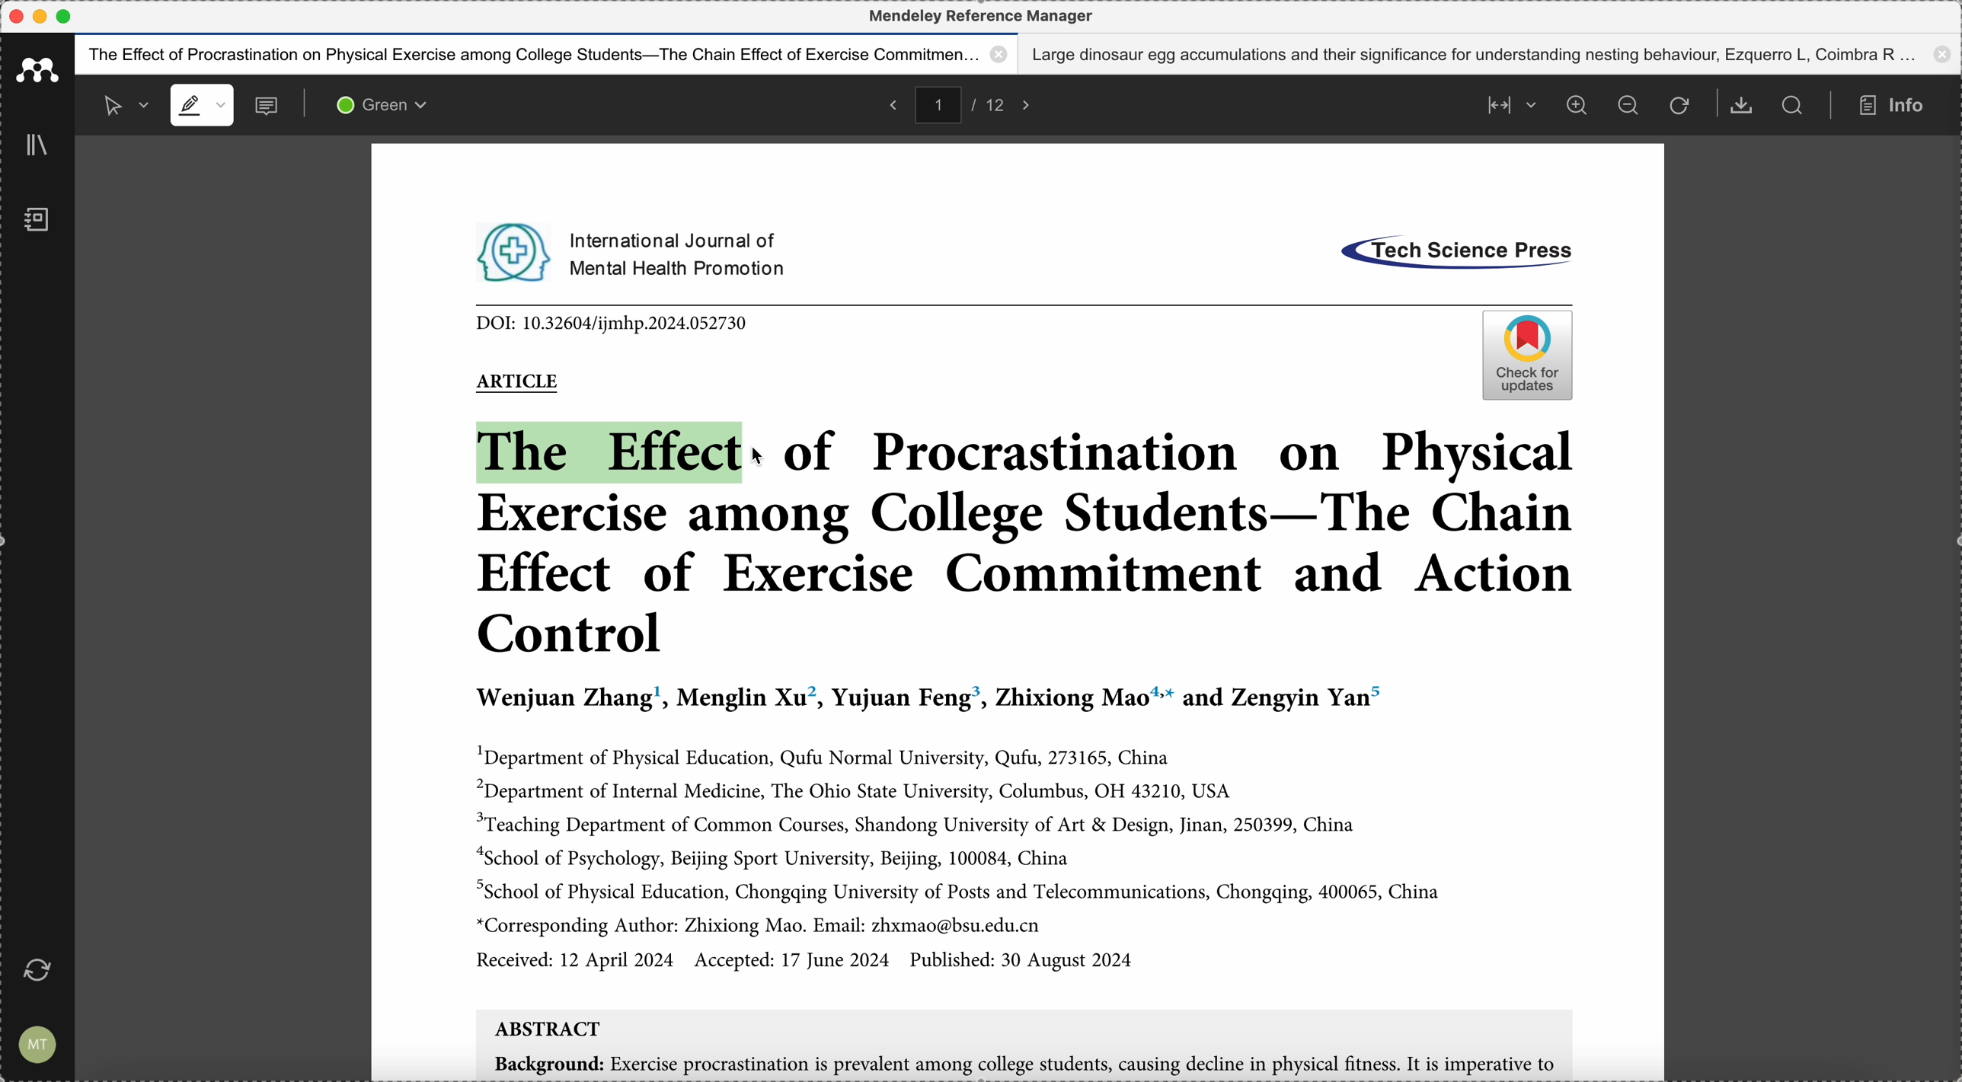  Describe the element at coordinates (66, 17) in the screenshot. I see `maximize` at that location.